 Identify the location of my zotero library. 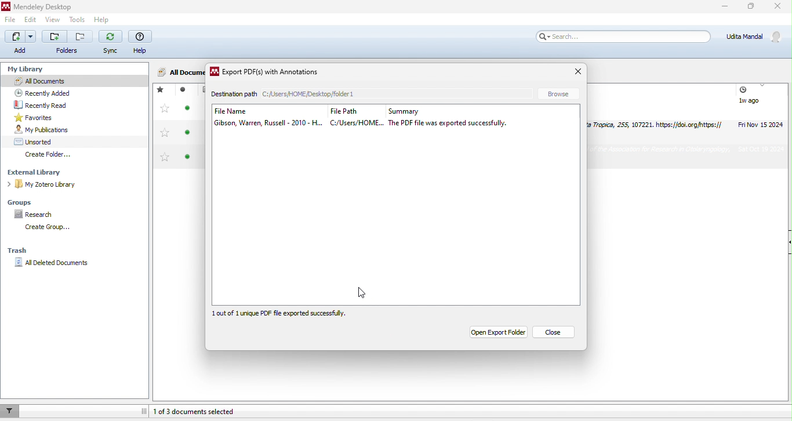
(44, 185).